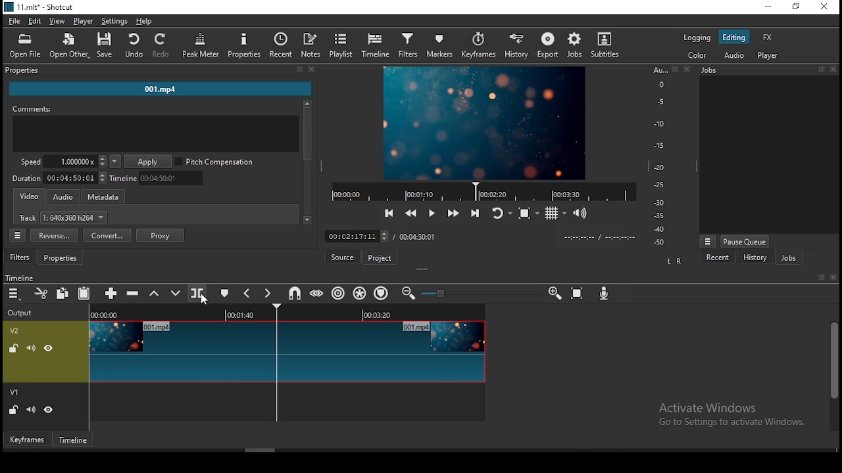 The image size is (842, 473). Describe the element at coordinates (30, 347) in the screenshot. I see `(UN)MUTE` at that location.